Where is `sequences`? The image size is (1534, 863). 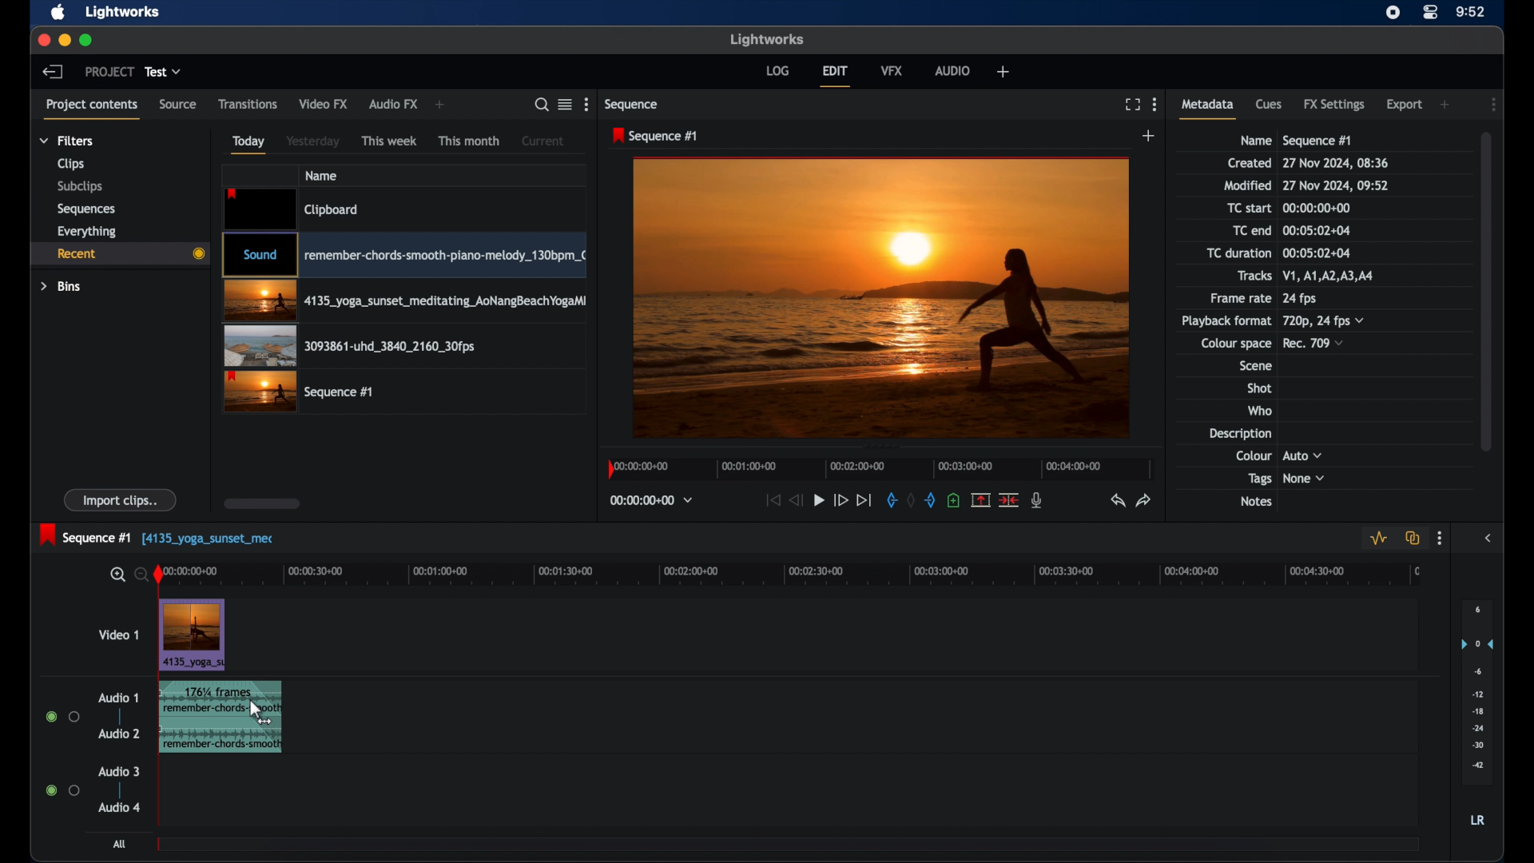 sequences is located at coordinates (86, 209).